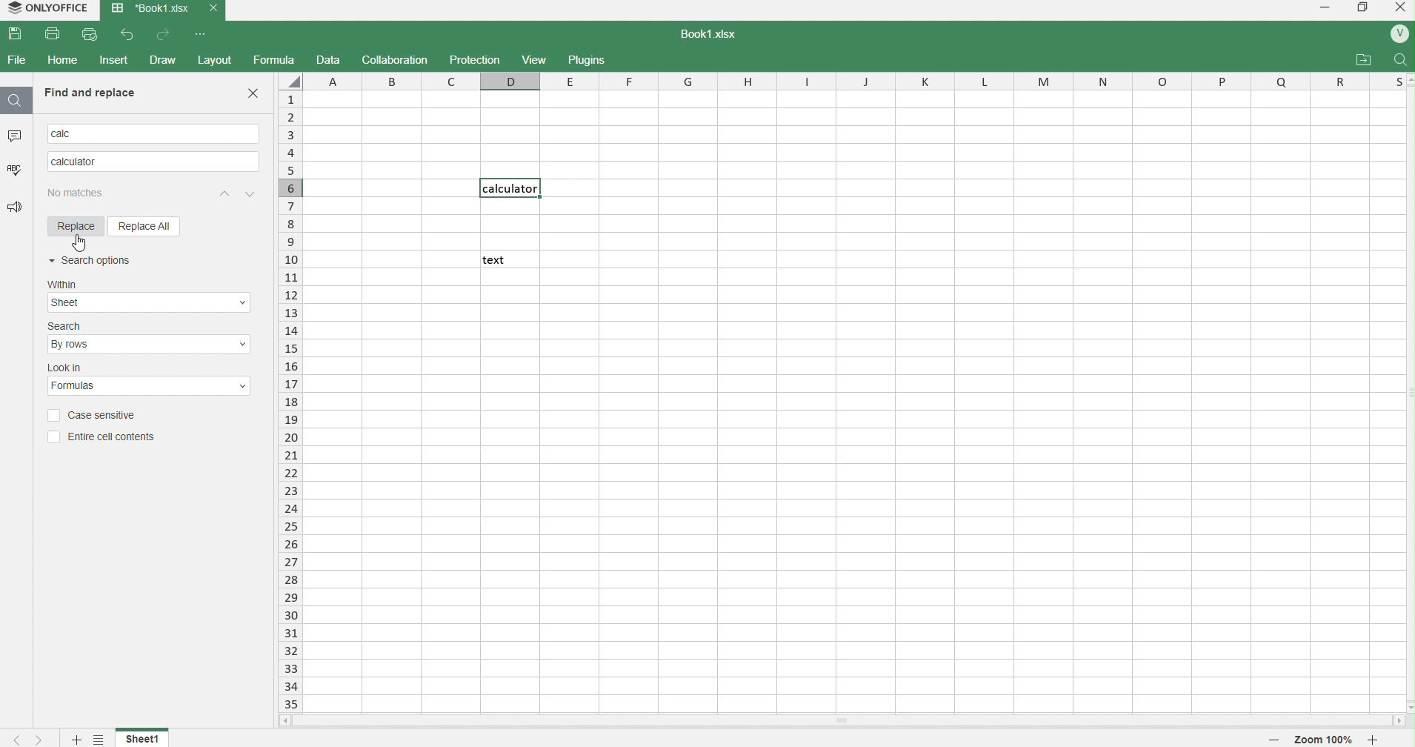 The height and width of the screenshot is (747, 1415). I want to click on zoom in, so click(1375, 739).